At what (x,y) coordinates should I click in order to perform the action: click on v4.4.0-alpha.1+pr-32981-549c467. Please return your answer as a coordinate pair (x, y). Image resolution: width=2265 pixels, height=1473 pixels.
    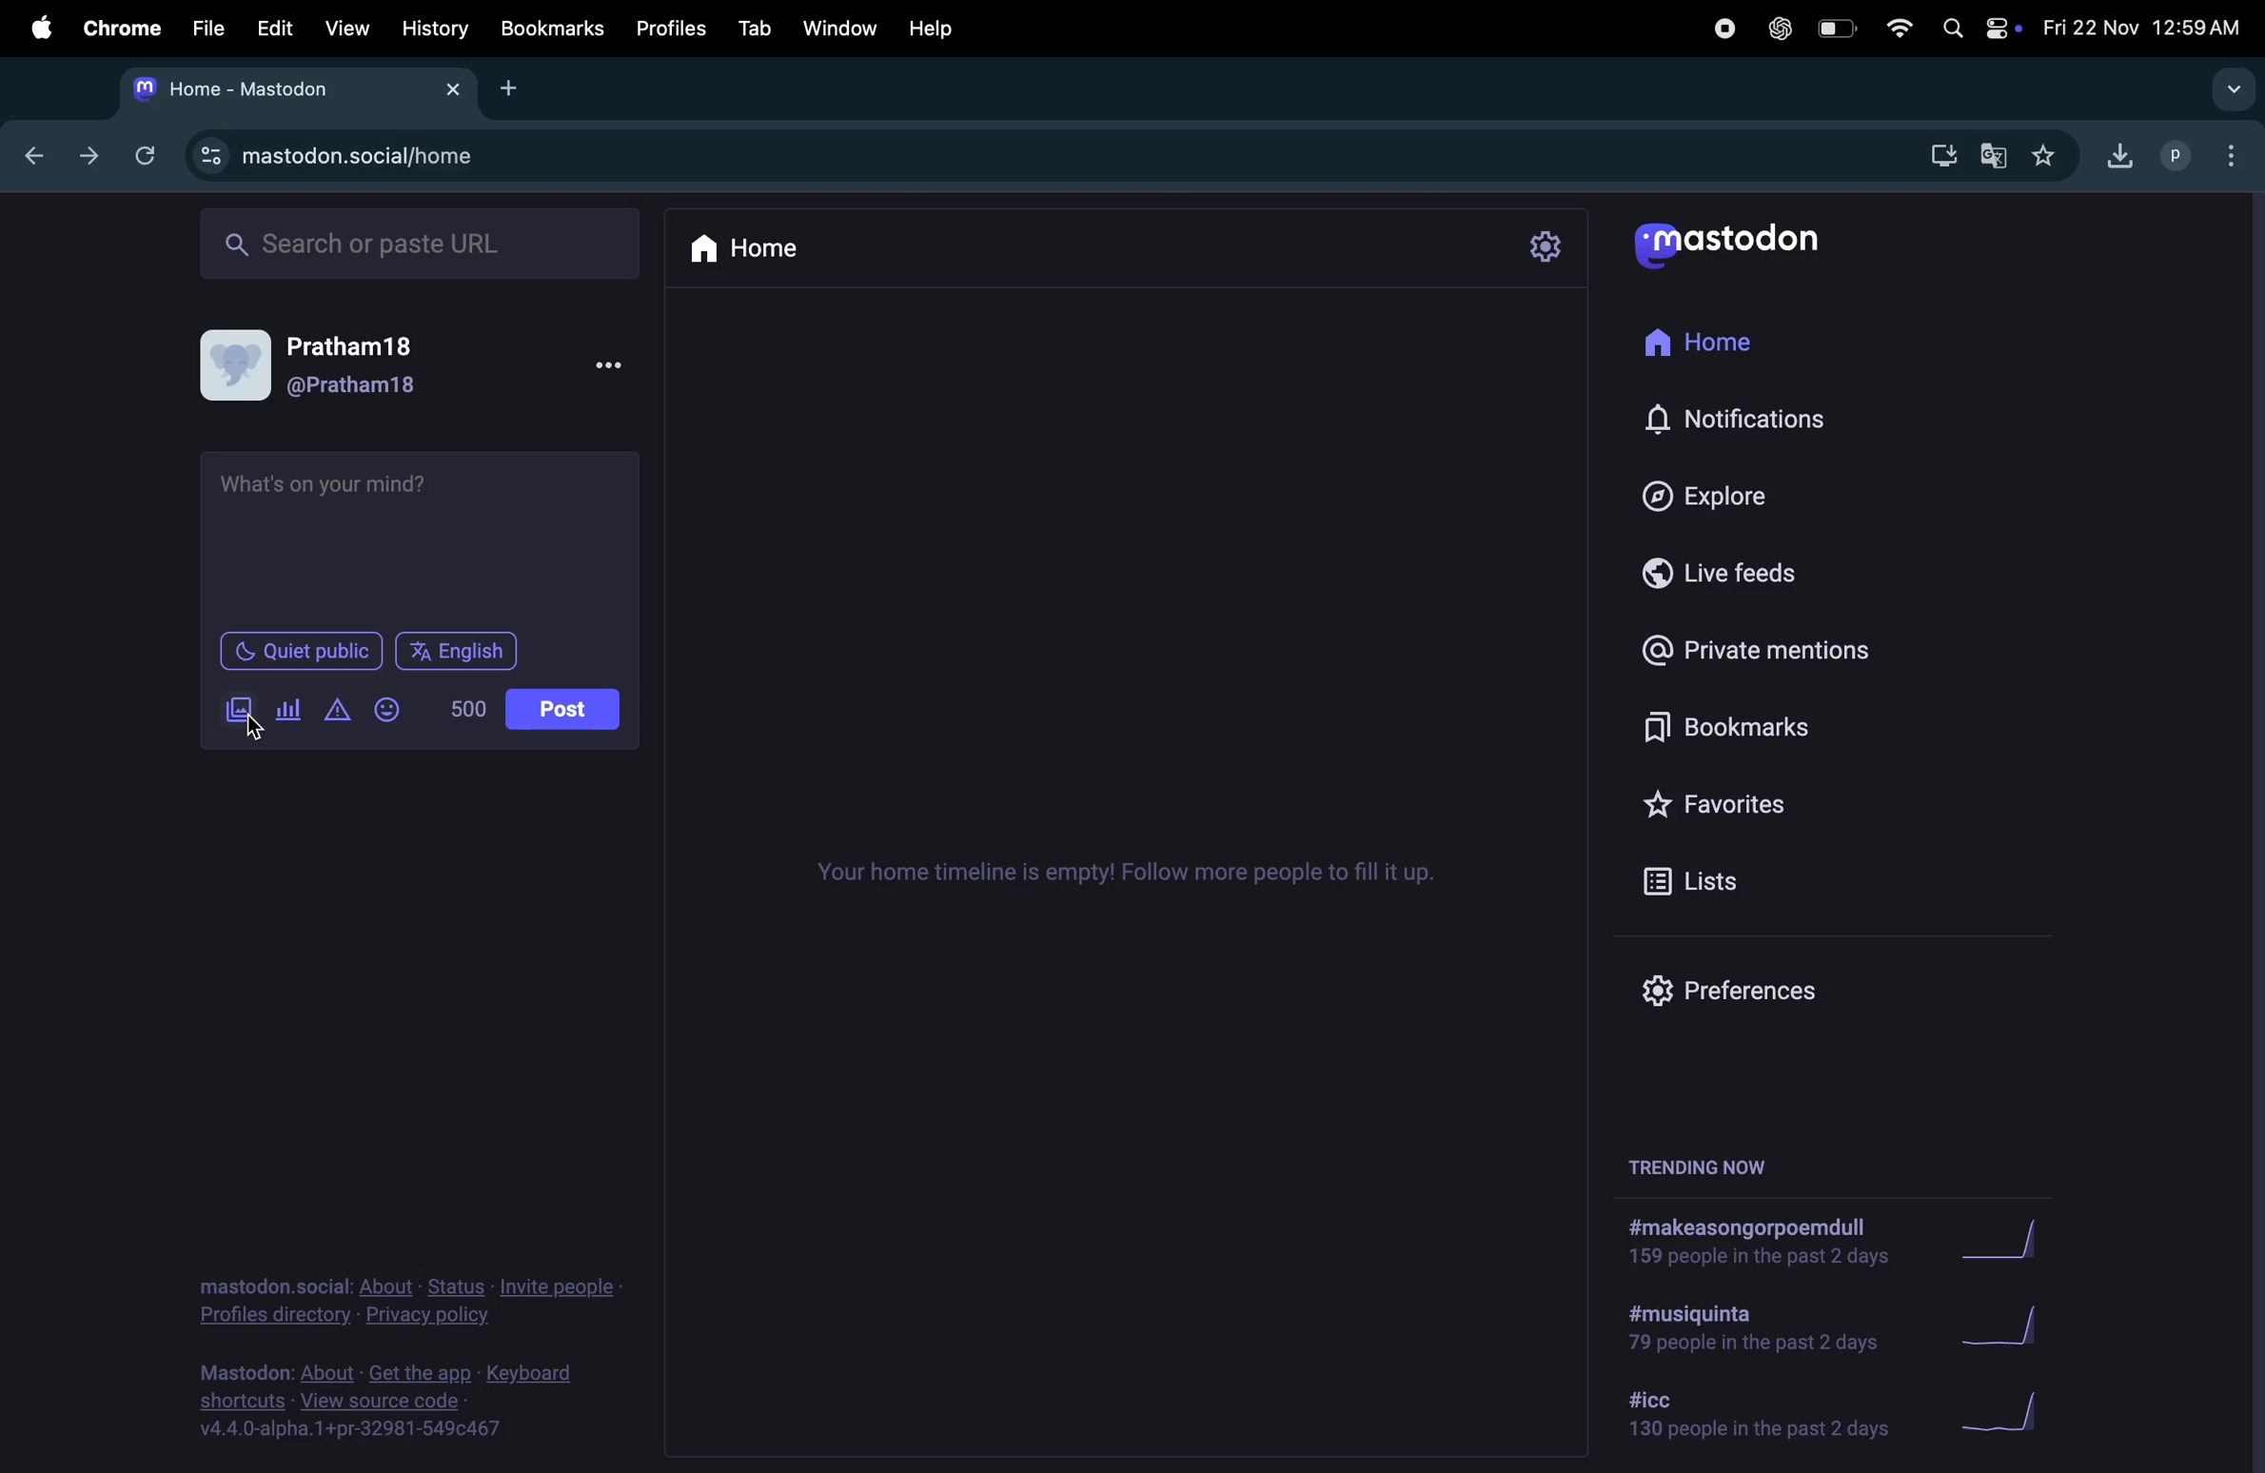
    Looking at the image, I should click on (350, 1430).